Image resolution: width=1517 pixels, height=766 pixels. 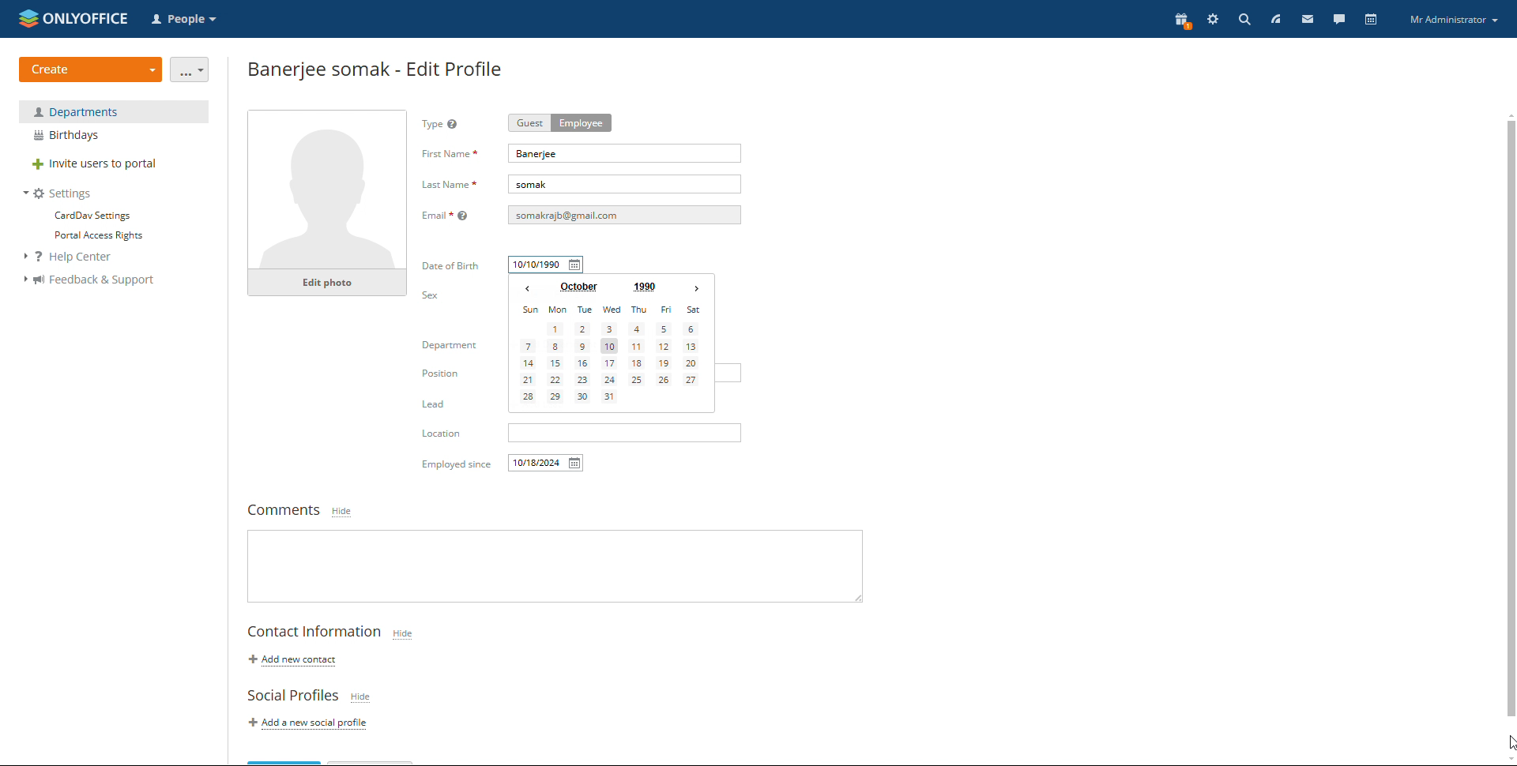 I want to click on date of birth, so click(x=546, y=265).